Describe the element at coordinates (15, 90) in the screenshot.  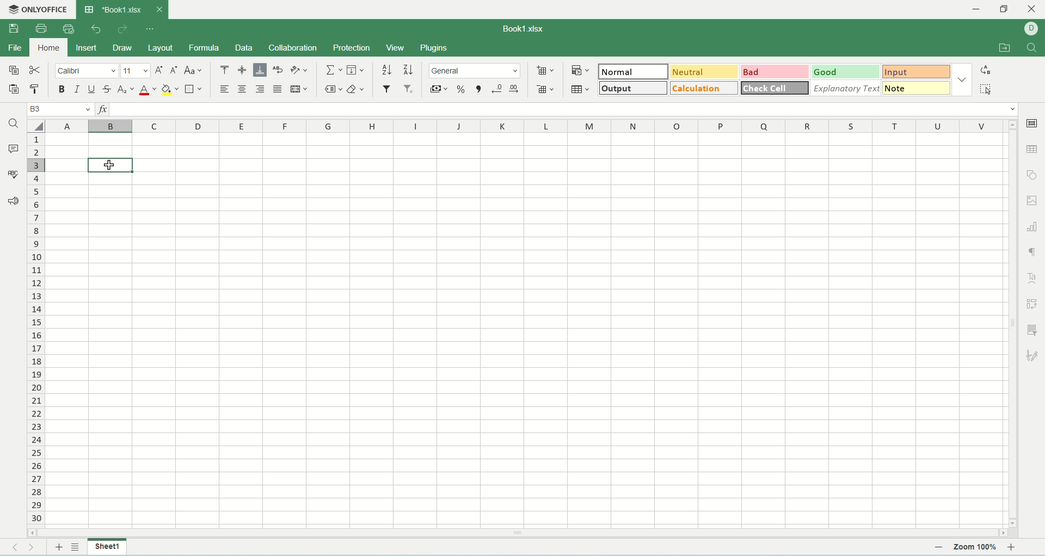
I see `paste` at that location.